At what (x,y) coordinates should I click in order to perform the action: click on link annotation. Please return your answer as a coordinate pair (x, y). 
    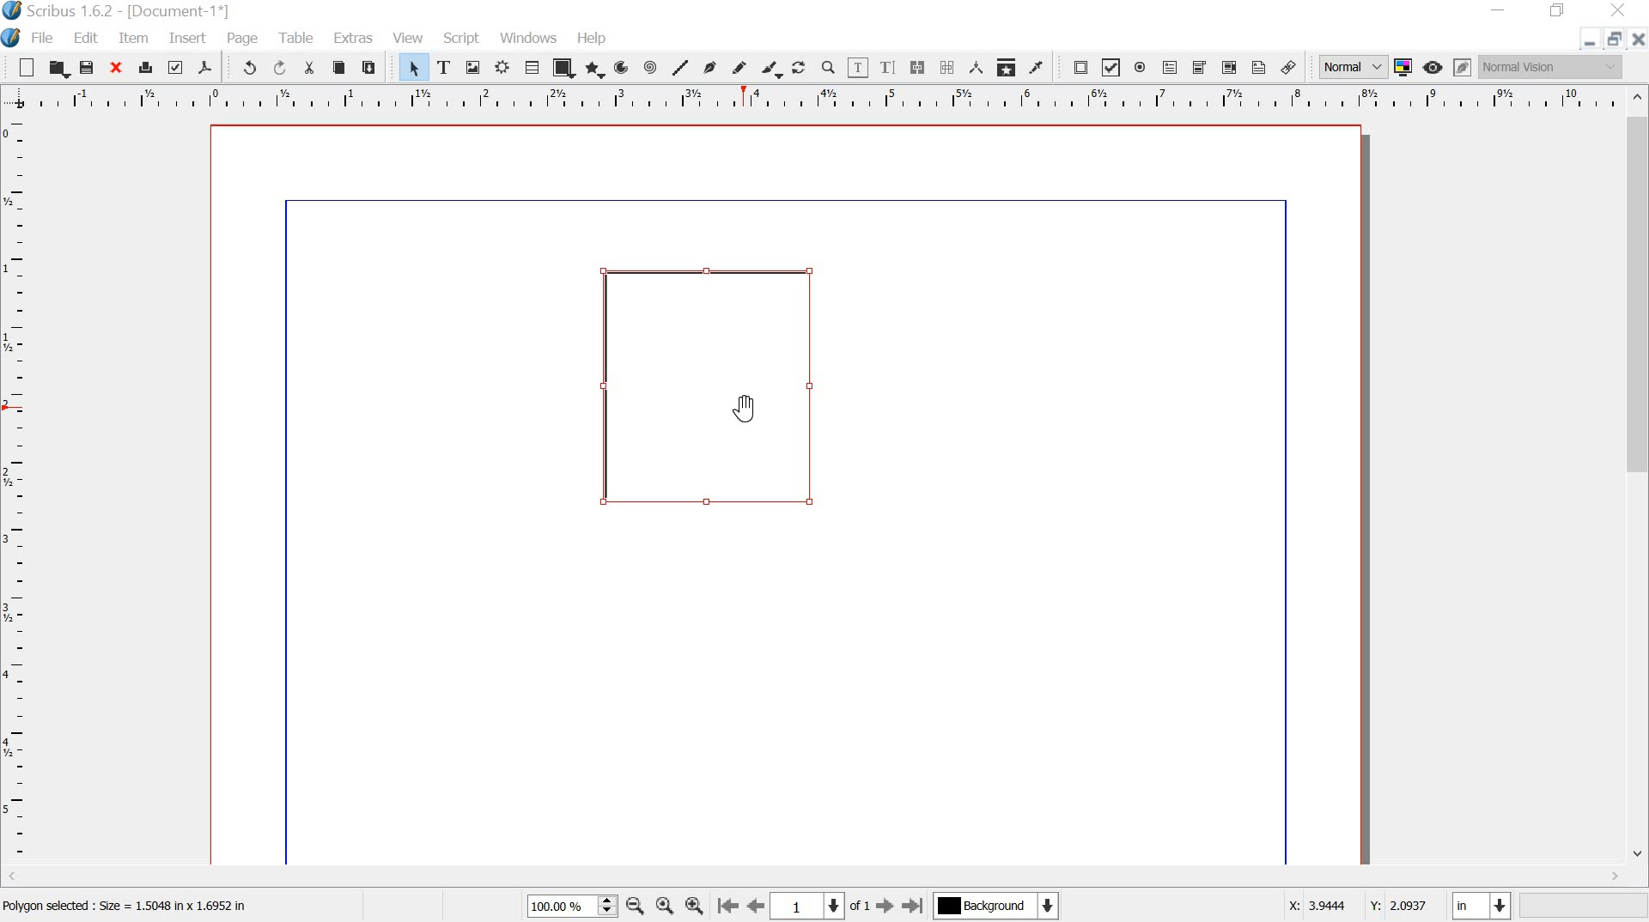
    Looking at the image, I should click on (1288, 68).